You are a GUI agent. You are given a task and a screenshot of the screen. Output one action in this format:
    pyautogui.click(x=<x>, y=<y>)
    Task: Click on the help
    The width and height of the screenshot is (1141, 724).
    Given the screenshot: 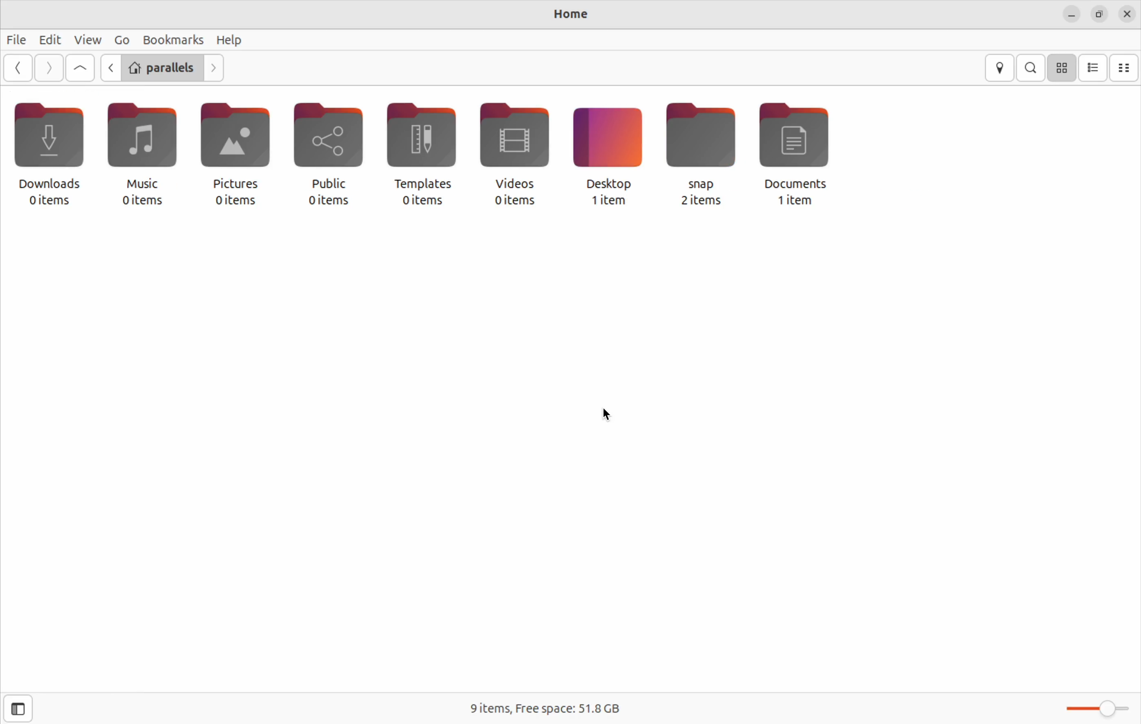 What is the action you would take?
    pyautogui.click(x=232, y=40)
    